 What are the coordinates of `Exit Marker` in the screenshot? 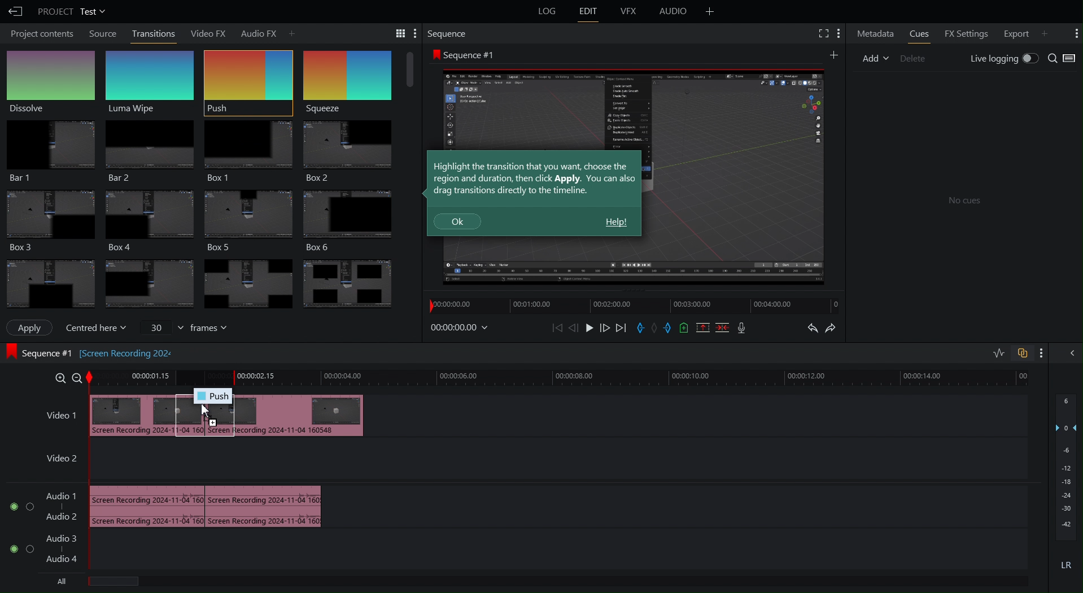 It's located at (671, 330).